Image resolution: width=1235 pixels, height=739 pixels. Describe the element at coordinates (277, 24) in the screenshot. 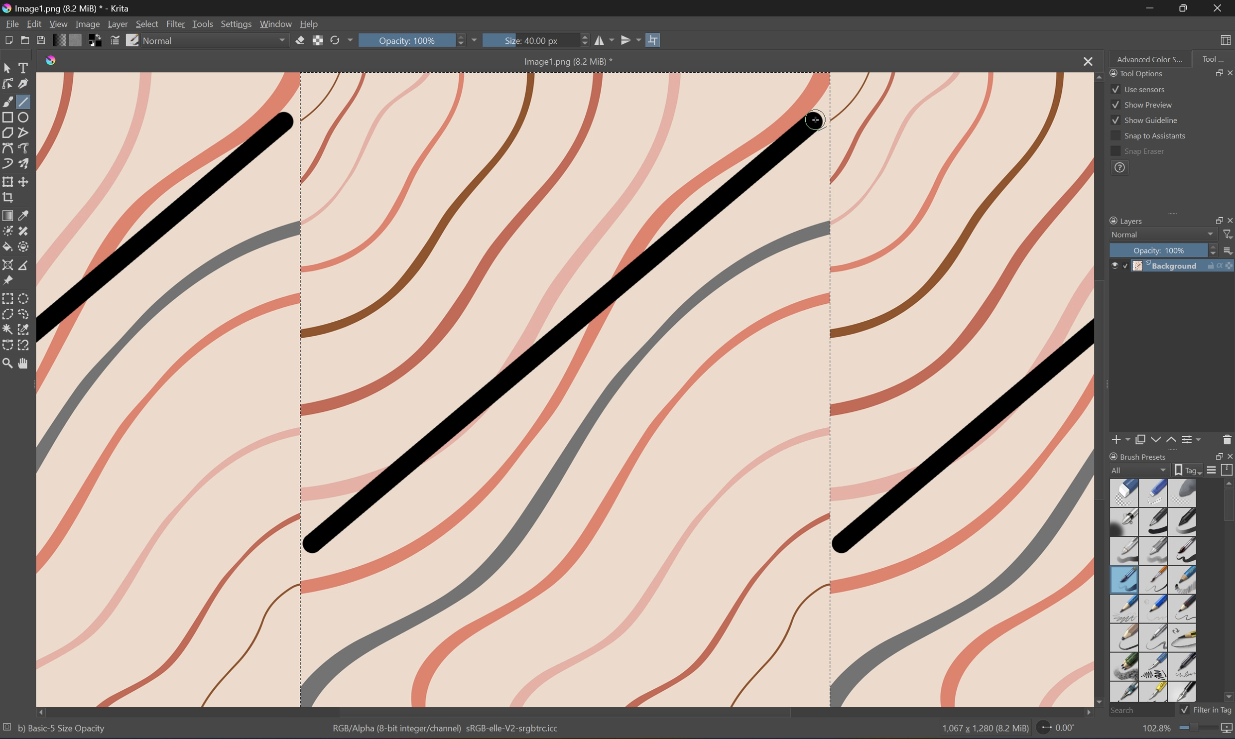

I see `Window` at that location.